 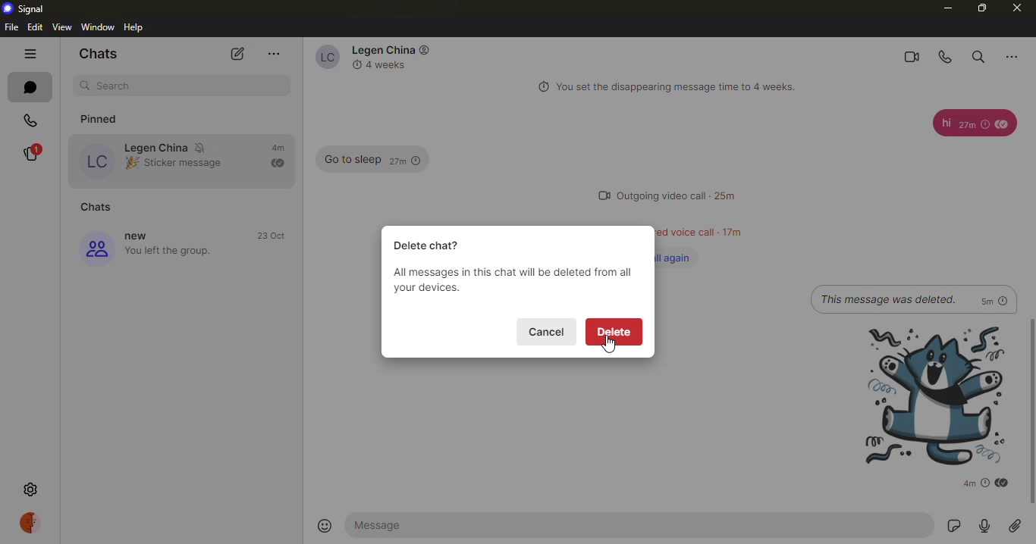 I want to click on cancel, so click(x=549, y=331).